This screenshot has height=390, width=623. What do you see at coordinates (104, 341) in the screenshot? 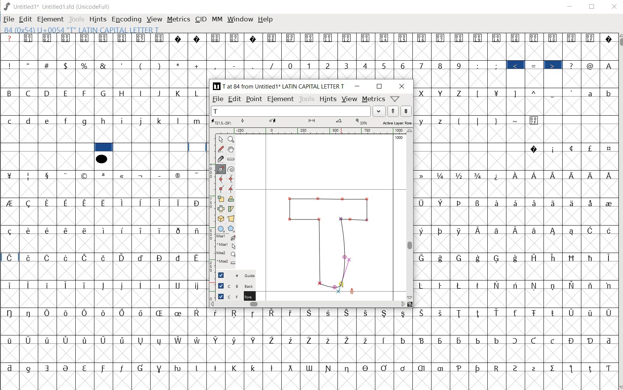
I see `Symbol` at bounding box center [104, 341].